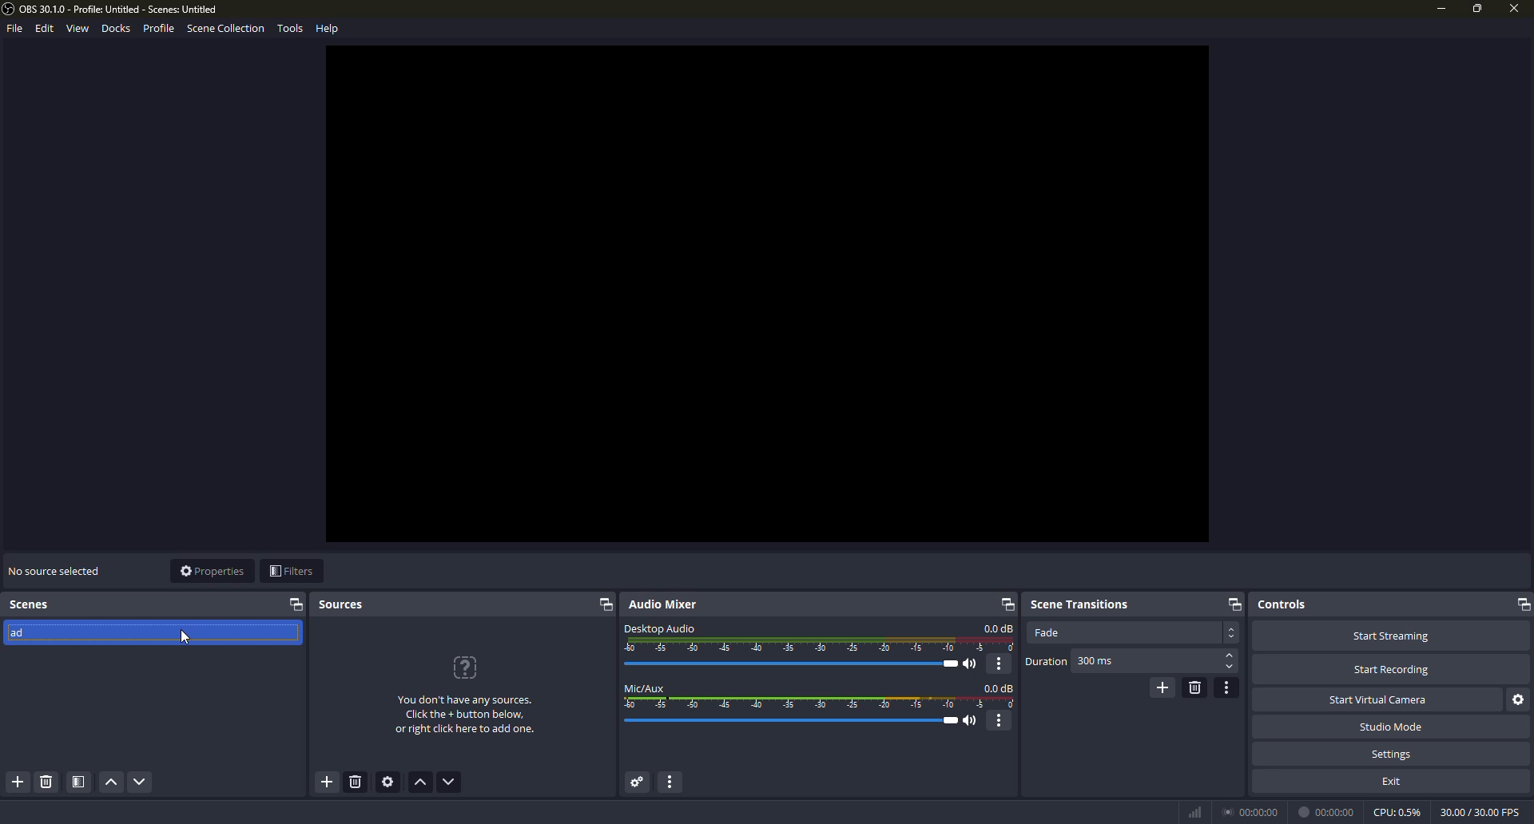  Describe the element at coordinates (1329, 811) in the screenshot. I see `time` at that location.